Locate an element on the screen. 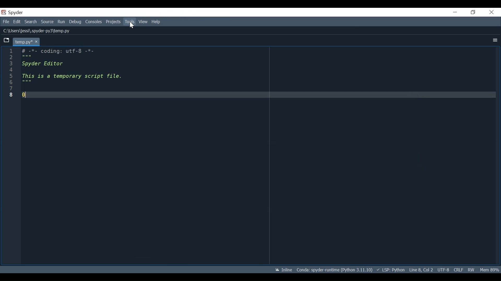 Image resolution: width=501 pixels, height=281 pixels. Language is located at coordinates (391, 269).